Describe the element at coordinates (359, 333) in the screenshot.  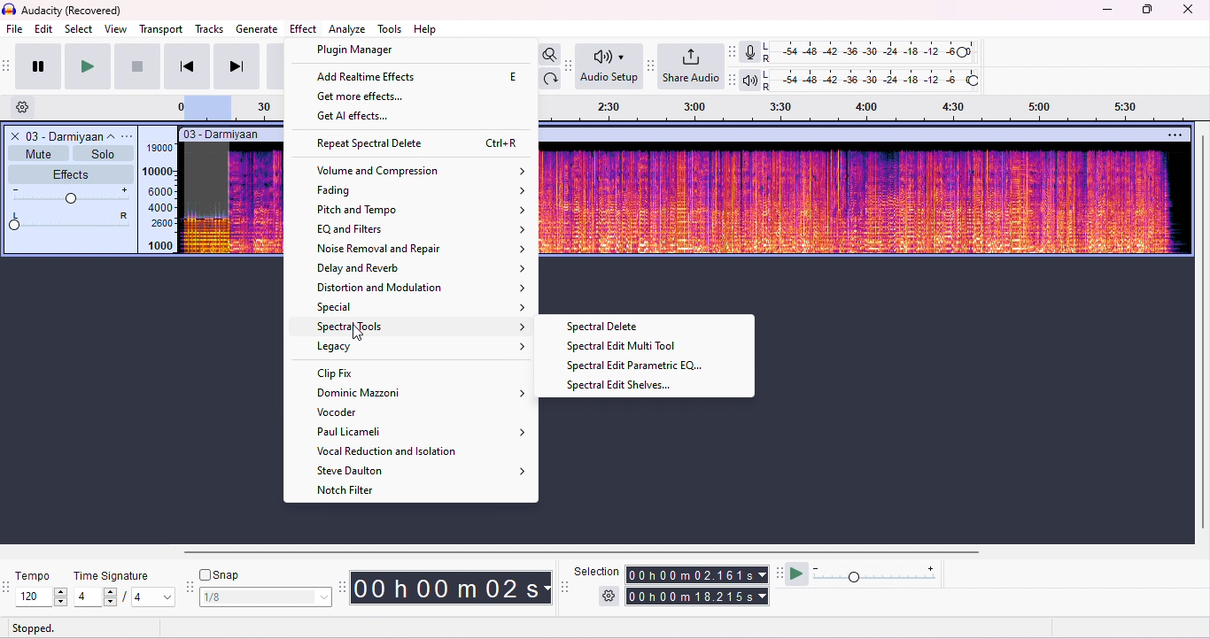
I see `cursor movement` at that location.